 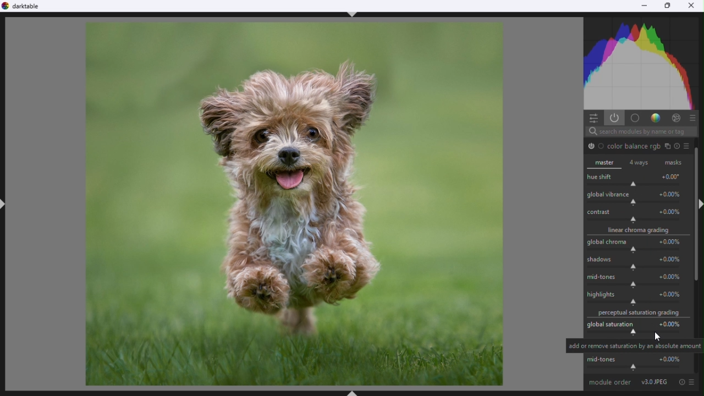 I want to click on Masks, so click(x=673, y=161).